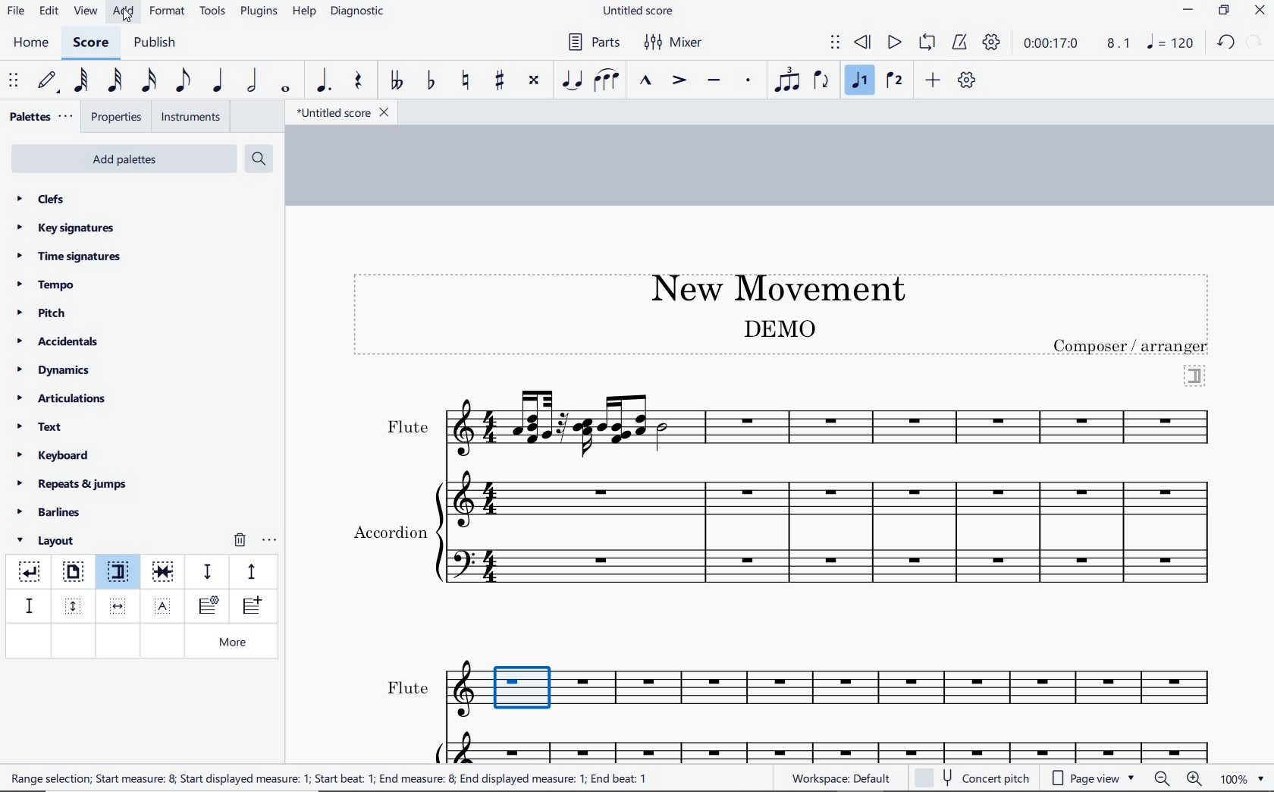 The height and width of the screenshot is (792, 1274). Describe the element at coordinates (607, 81) in the screenshot. I see `slur` at that location.